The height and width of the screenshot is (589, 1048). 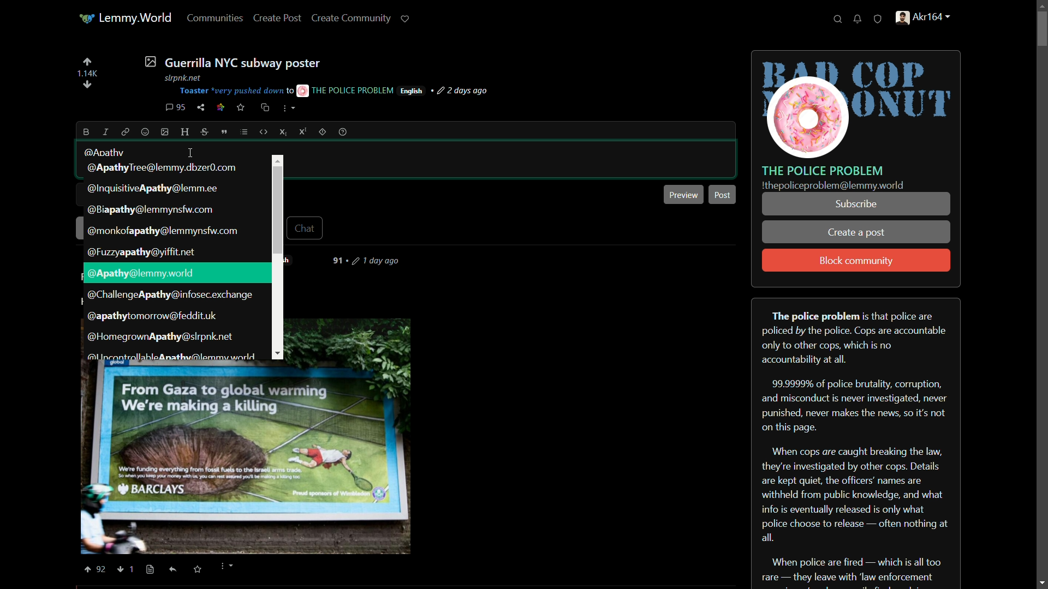 I want to click on suggestion-1, so click(x=166, y=167).